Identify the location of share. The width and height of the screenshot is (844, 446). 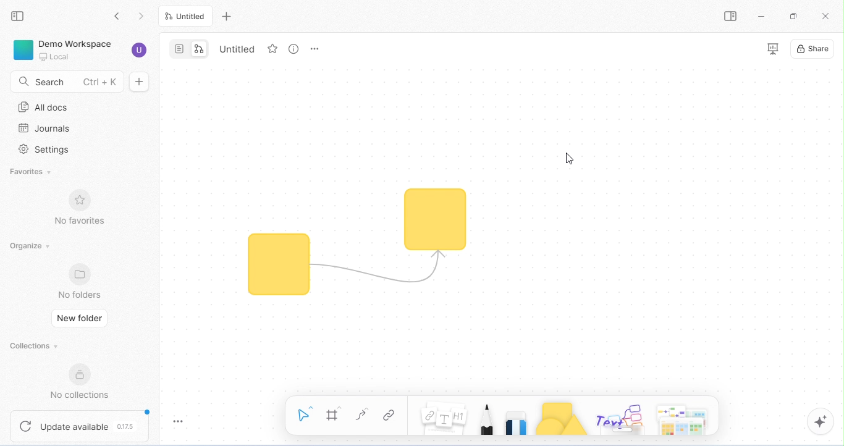
(815, 50).